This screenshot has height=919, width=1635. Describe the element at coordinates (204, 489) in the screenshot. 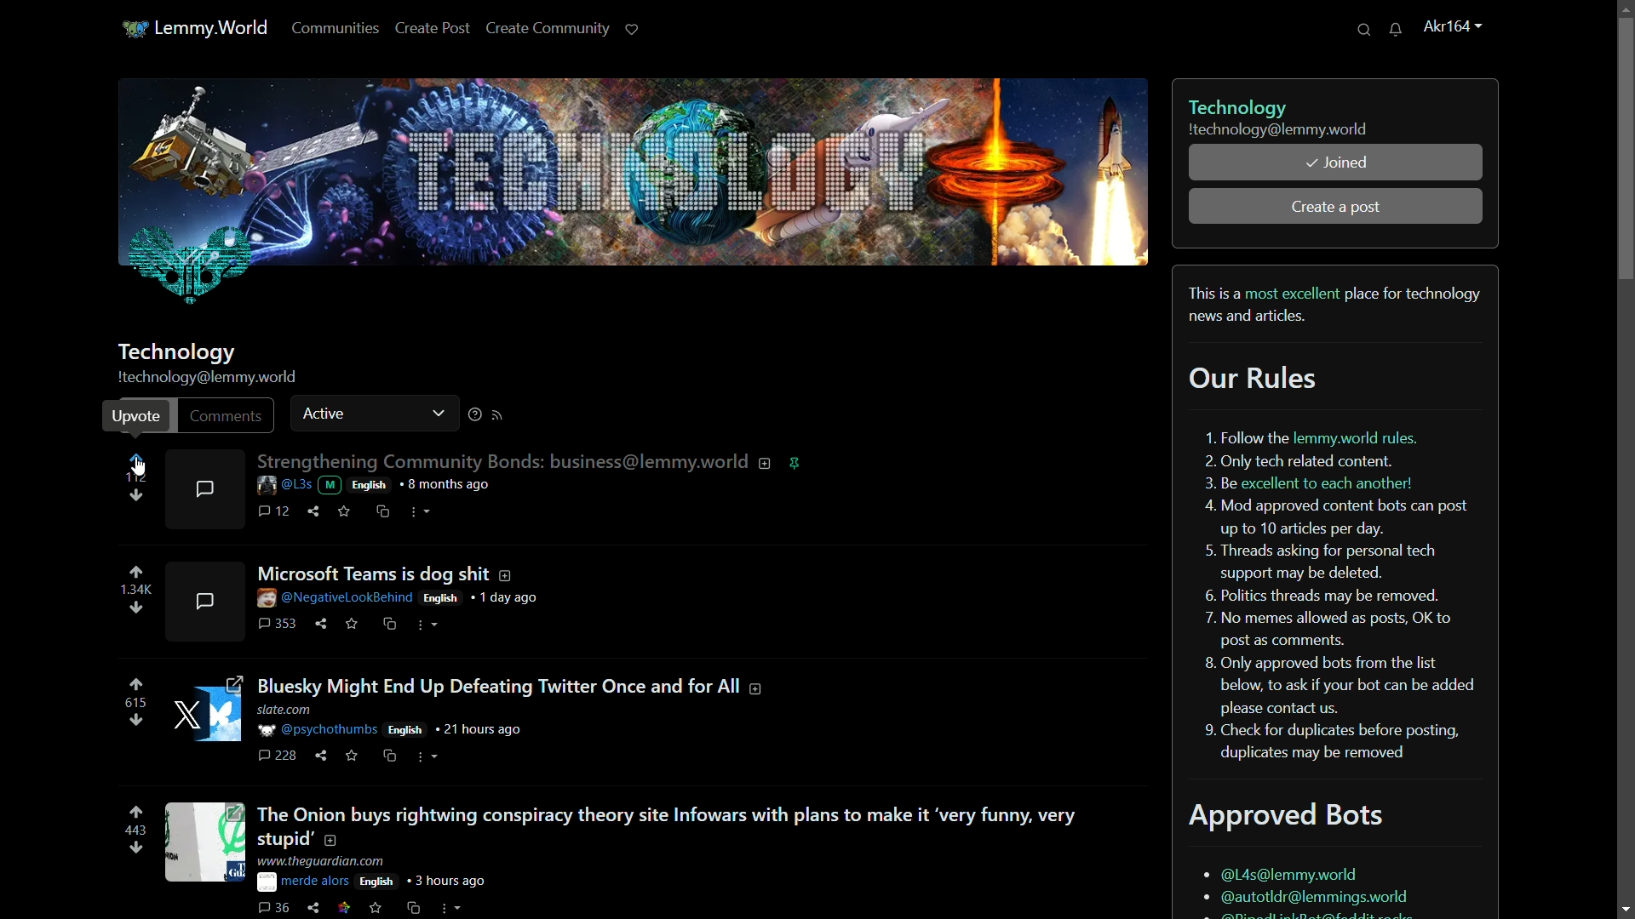

I see `comments` at that location.